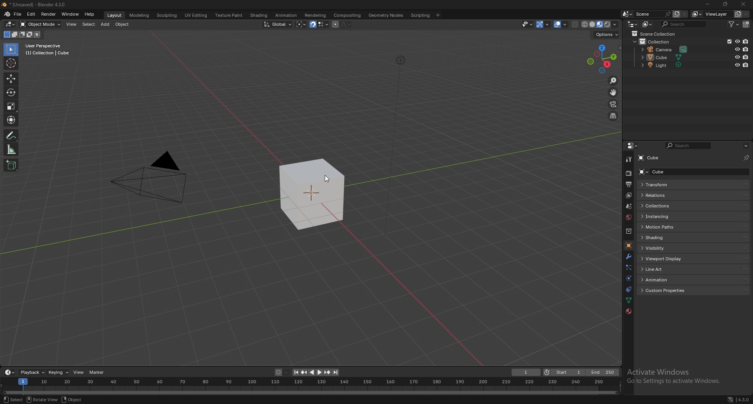 The width and height of the screenshot is (753, 404). What do you see at coordinates (97, 372) in the screenshot?
I see `marker` at bounding box center [97, 372].